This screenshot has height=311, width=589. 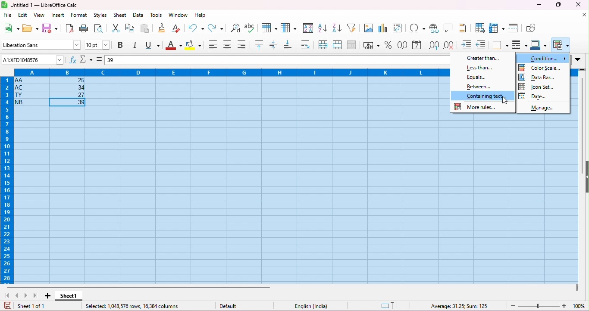 I want to click on more rules, so click(x=486, y=108).